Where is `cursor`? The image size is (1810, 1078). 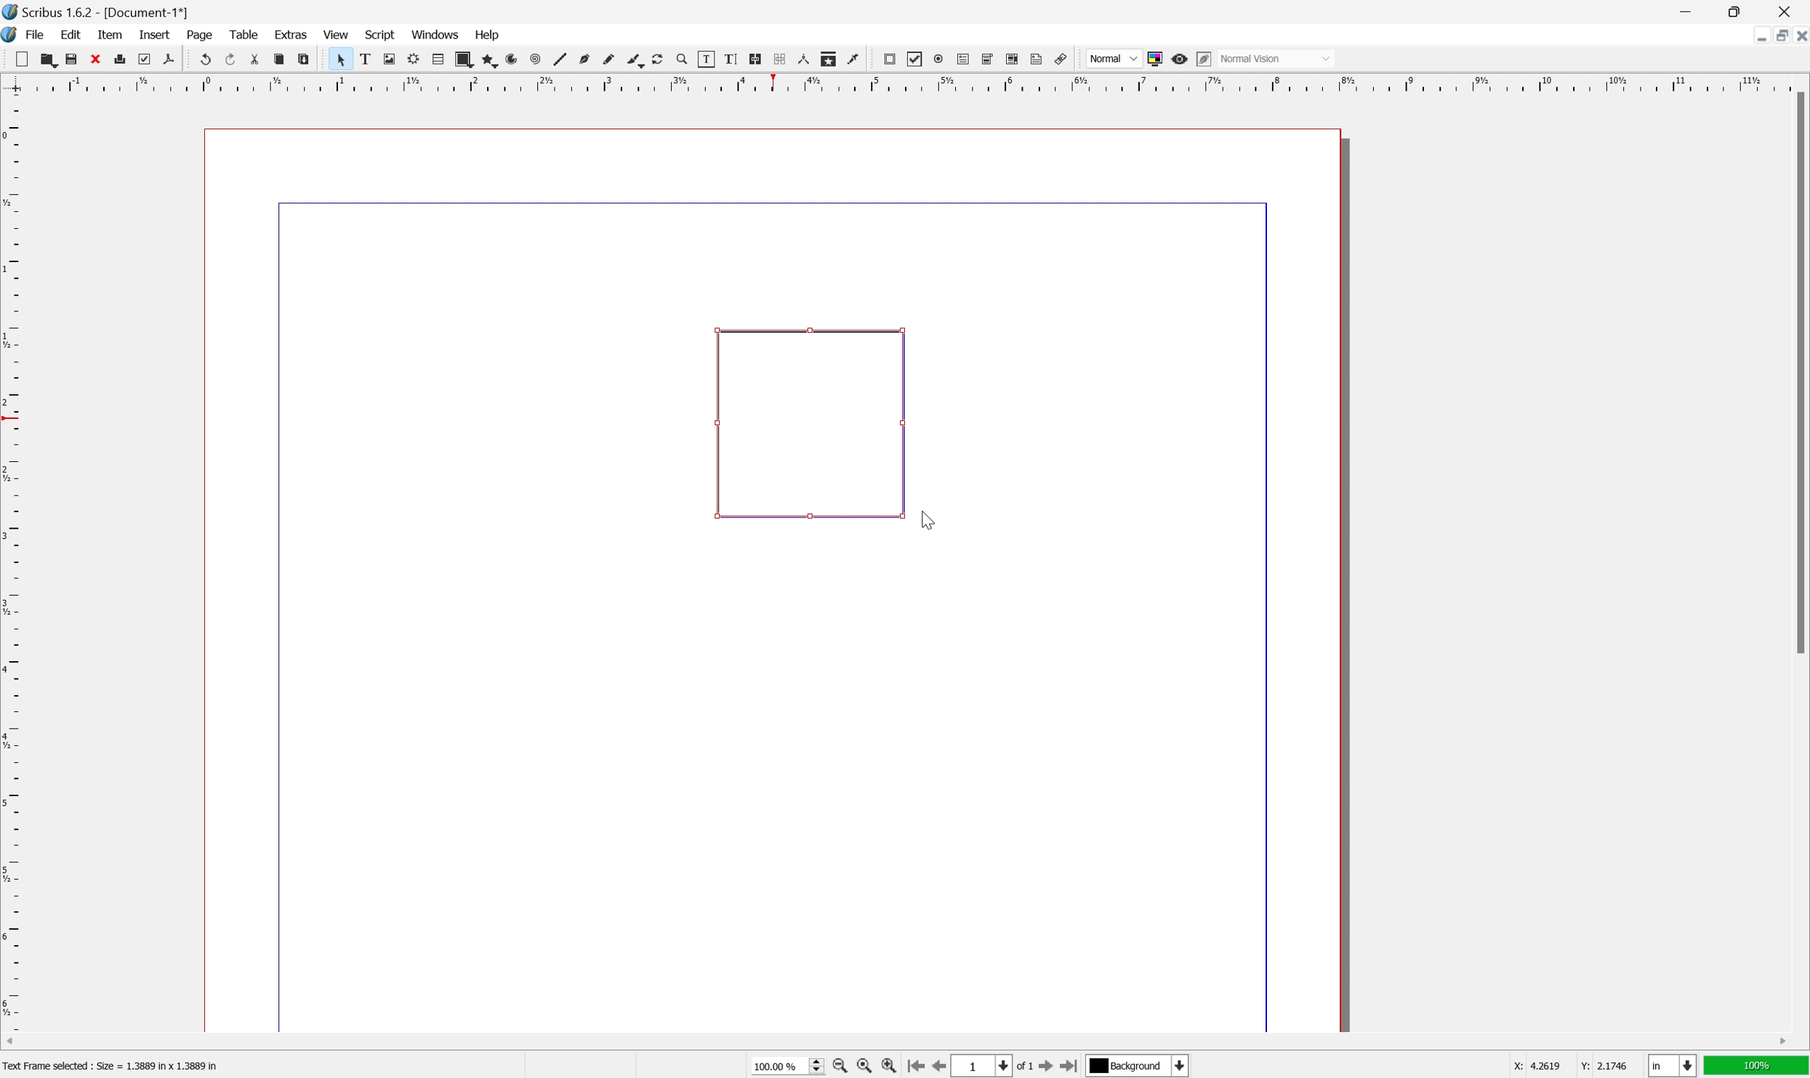 cursor is located at coordinates (925, 521).